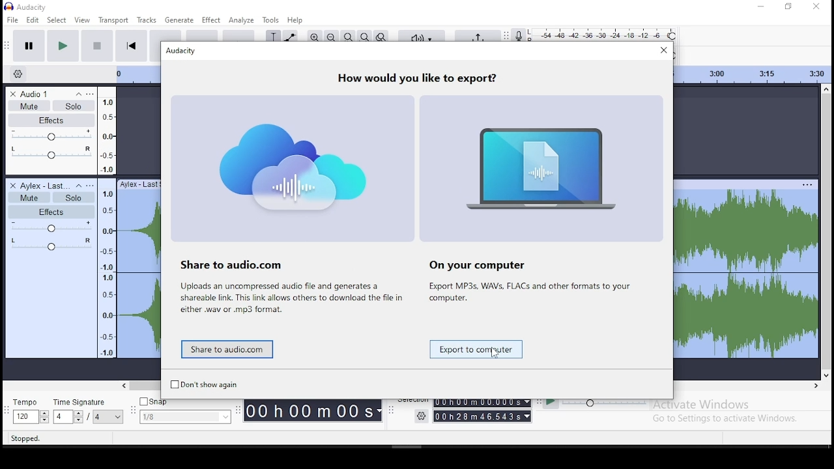 The width and height of the screenshot is (834, 469). I want to click on recording level, so click(603, 35).